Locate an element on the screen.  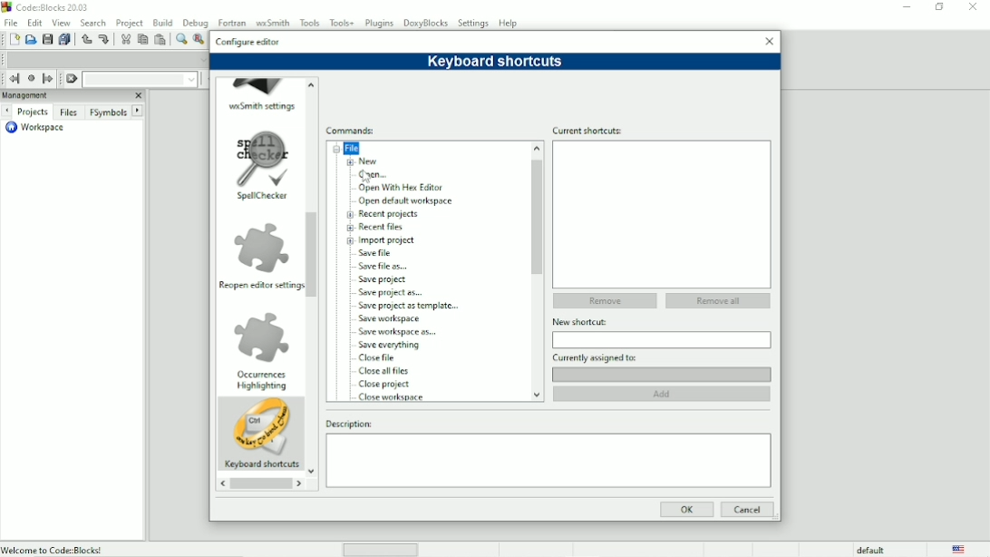
Next is located at coordinates (138, 110).